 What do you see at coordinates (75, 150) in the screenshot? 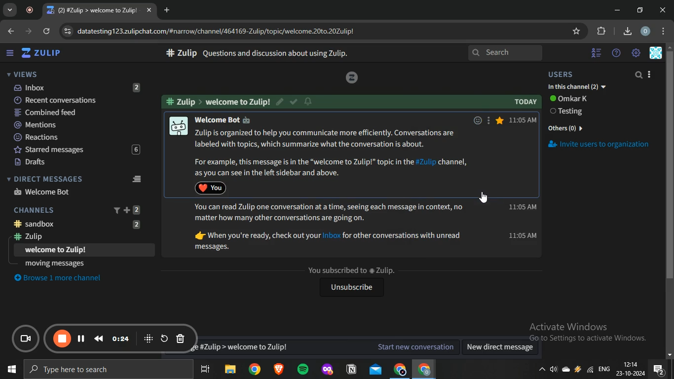
I see `starred messages` at bounding box center [75, 150].